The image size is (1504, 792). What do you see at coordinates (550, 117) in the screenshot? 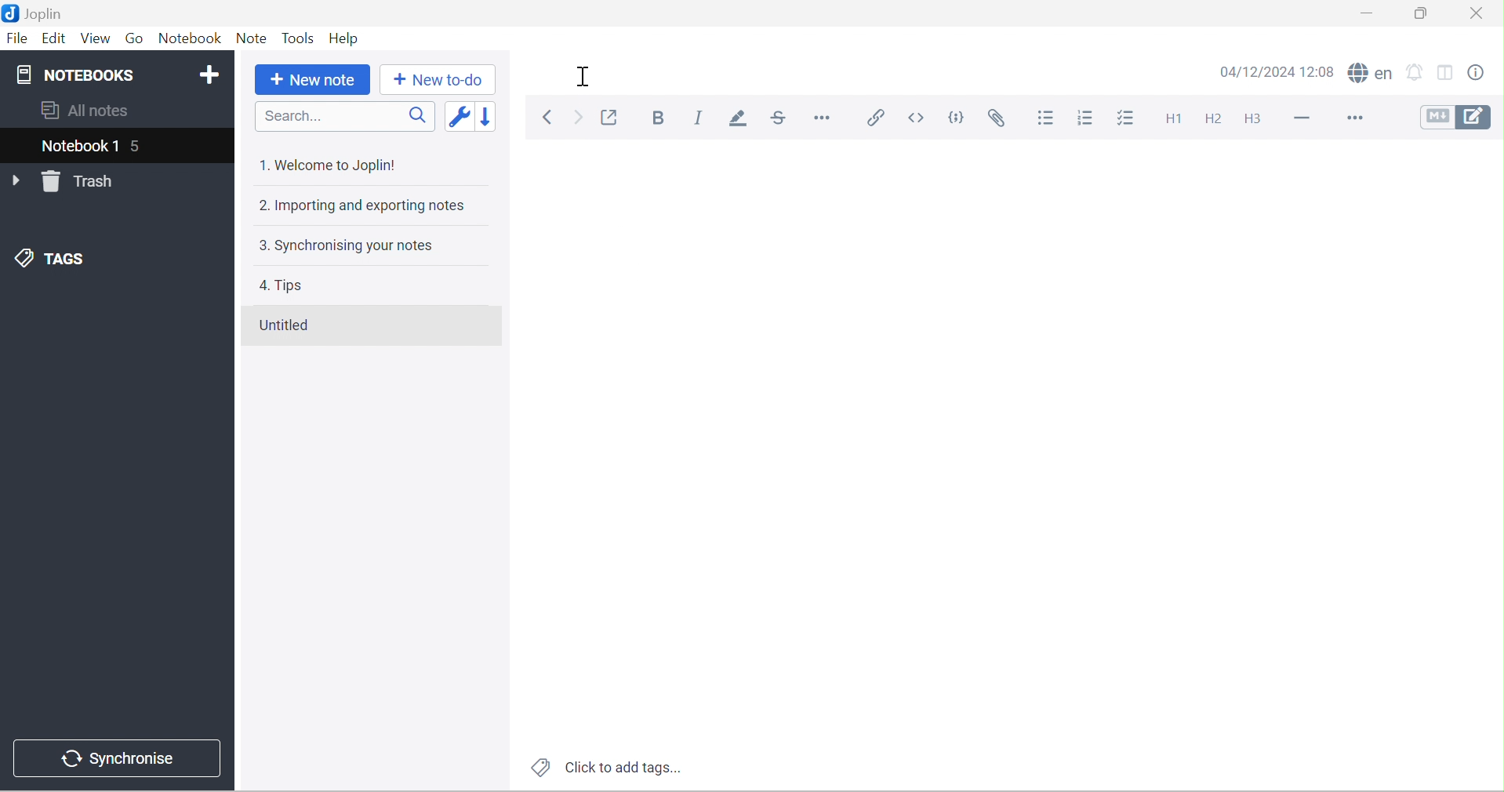
I see `Back` at bounding box center [550, 117].